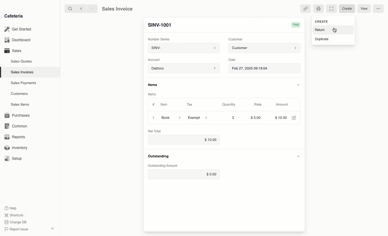 This screenshot has width=388, height=236. I want to click on Net Total, so click(156, 131).